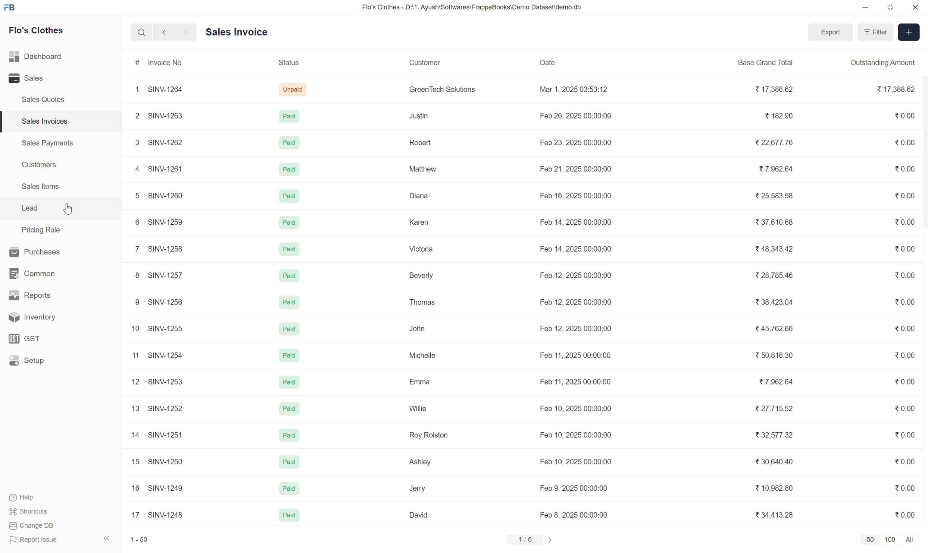  I want to click on Sales Invoices, so click(47, 121).